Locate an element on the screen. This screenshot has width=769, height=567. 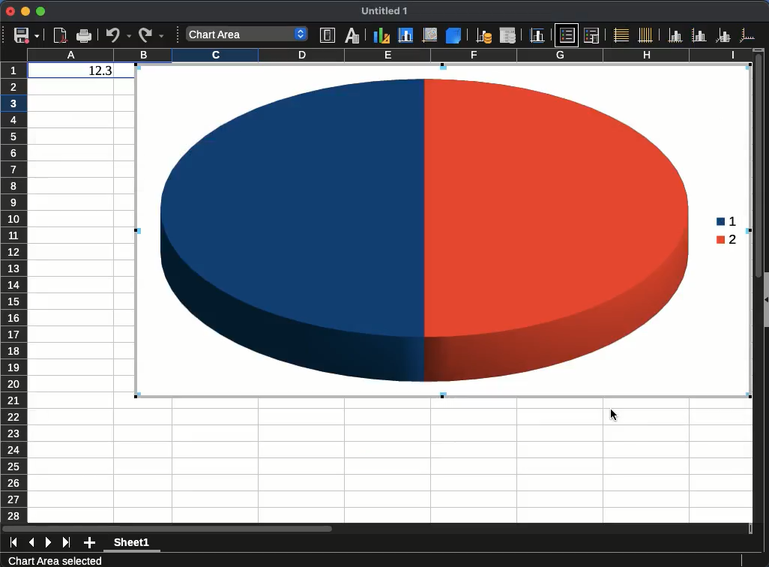
Y axis is located at coordinates (699, 34).